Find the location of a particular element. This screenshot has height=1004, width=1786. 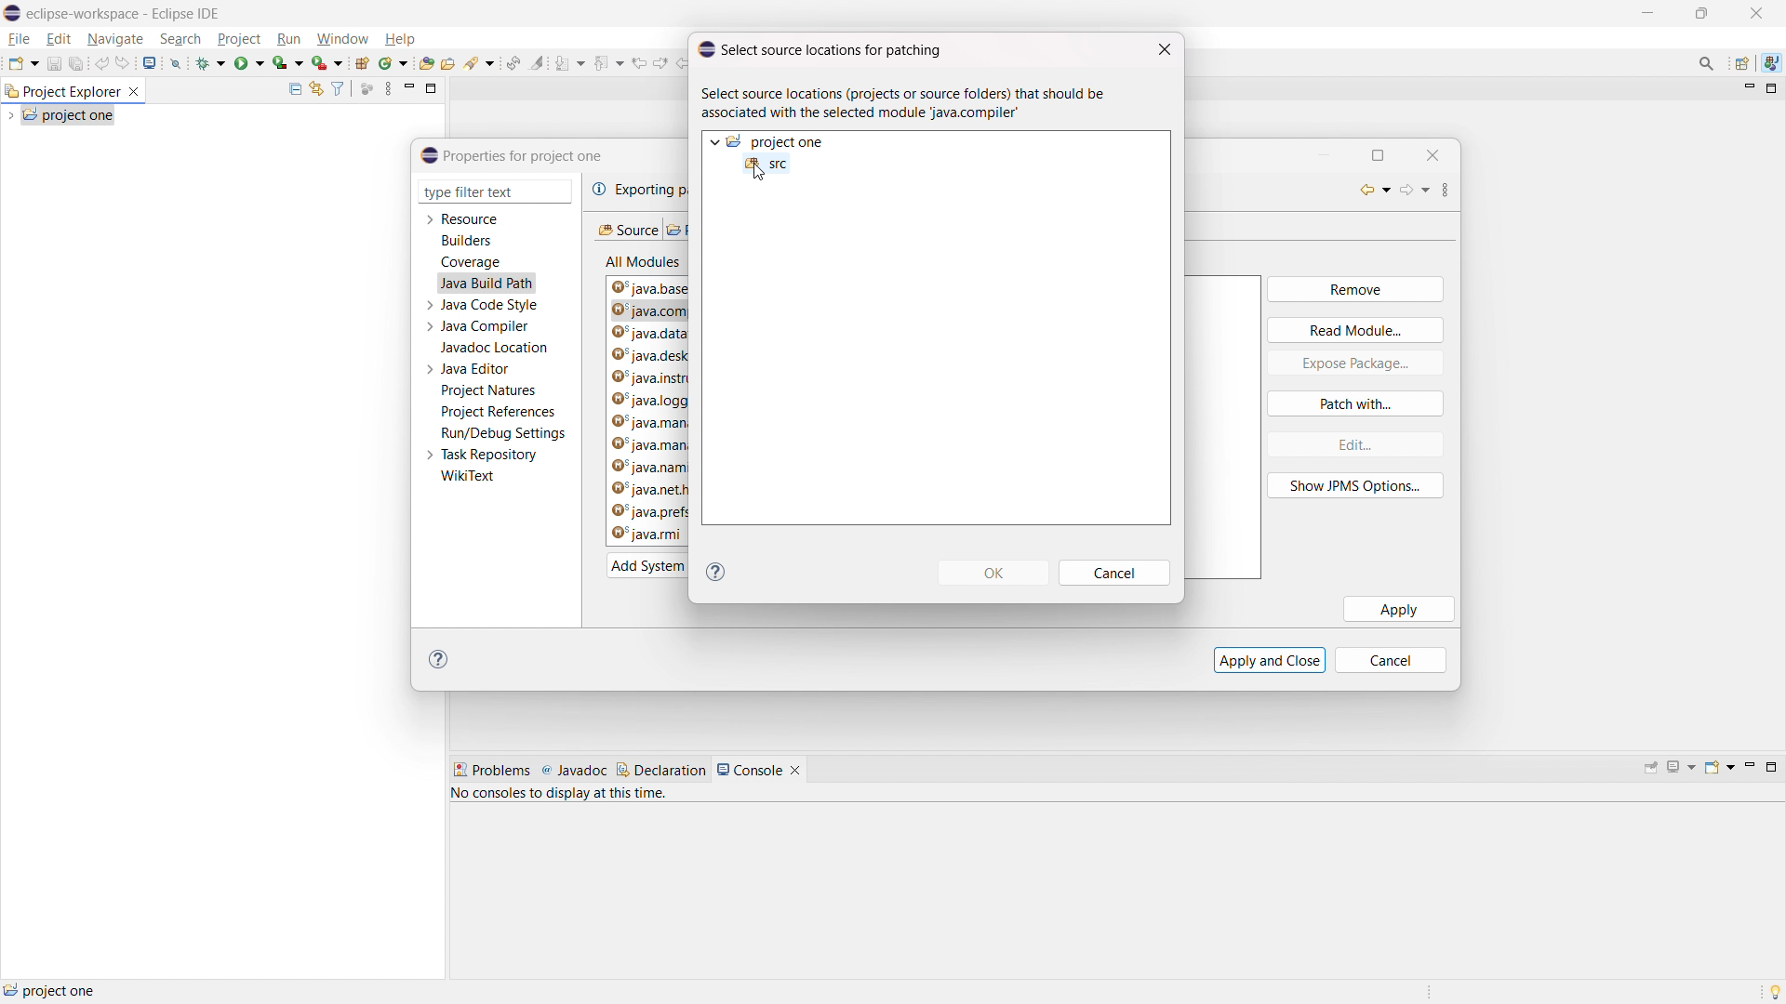

remove is located at coordinates (1354, 290).